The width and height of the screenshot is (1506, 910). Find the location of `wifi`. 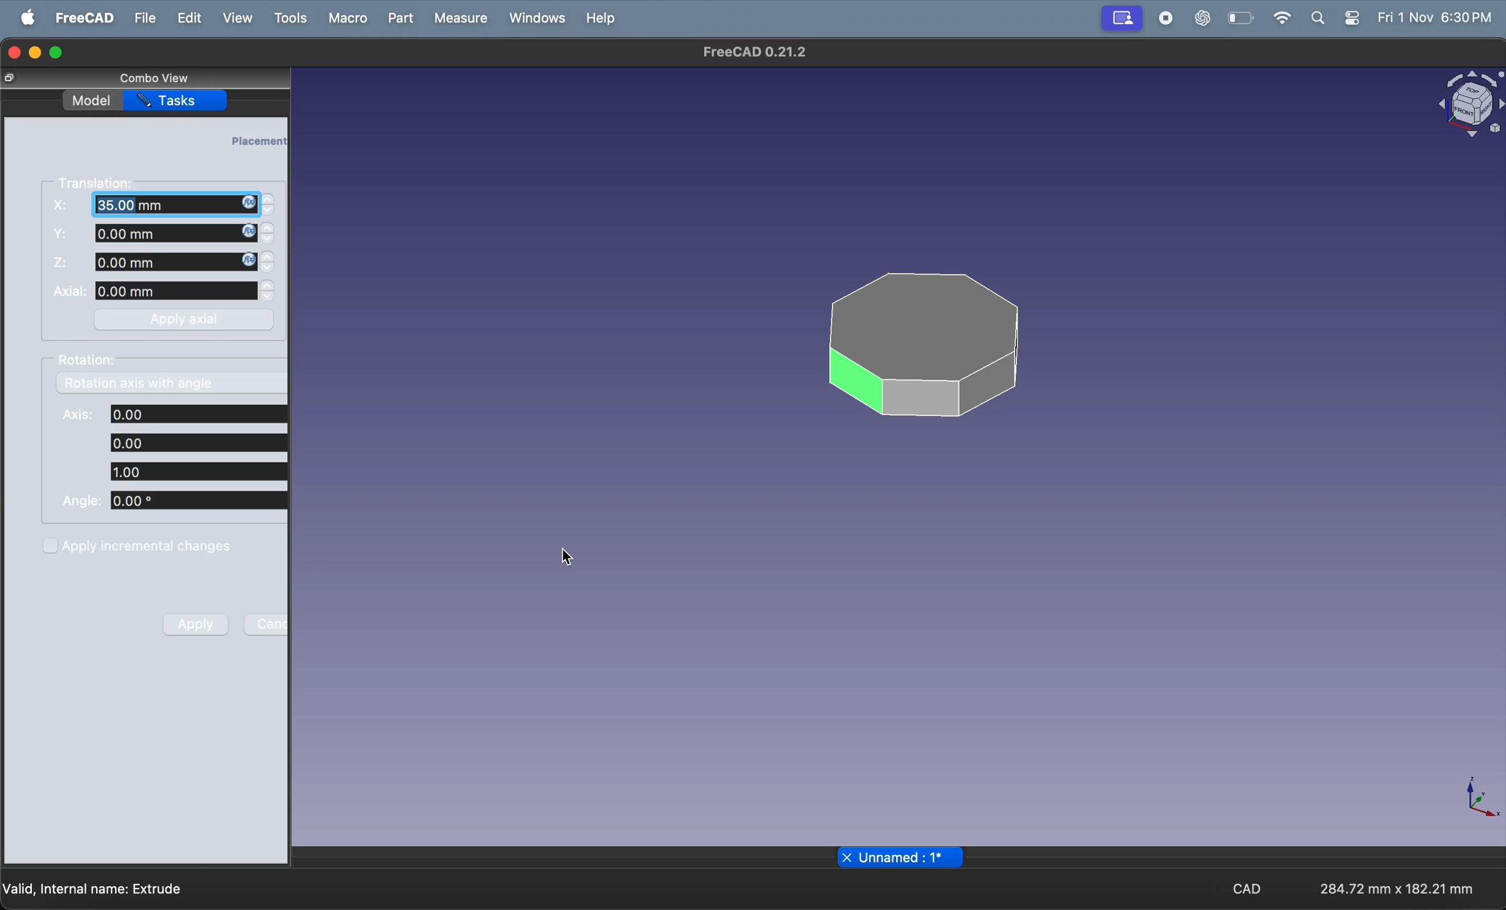

wifi is located at coordinates (1279, 18).